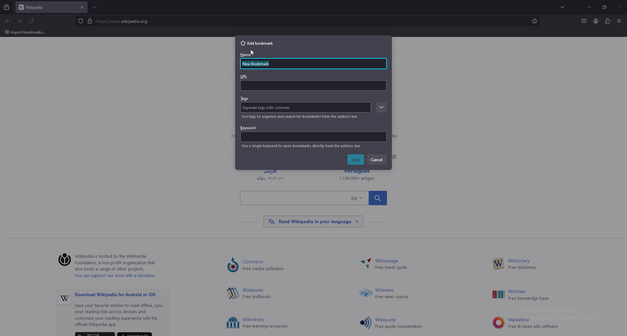 The height and width of the screenshot is (336, 627). What do you see at coordinates (499, 264) in the screenshot?
I see `` at bounding box center [499, 264].